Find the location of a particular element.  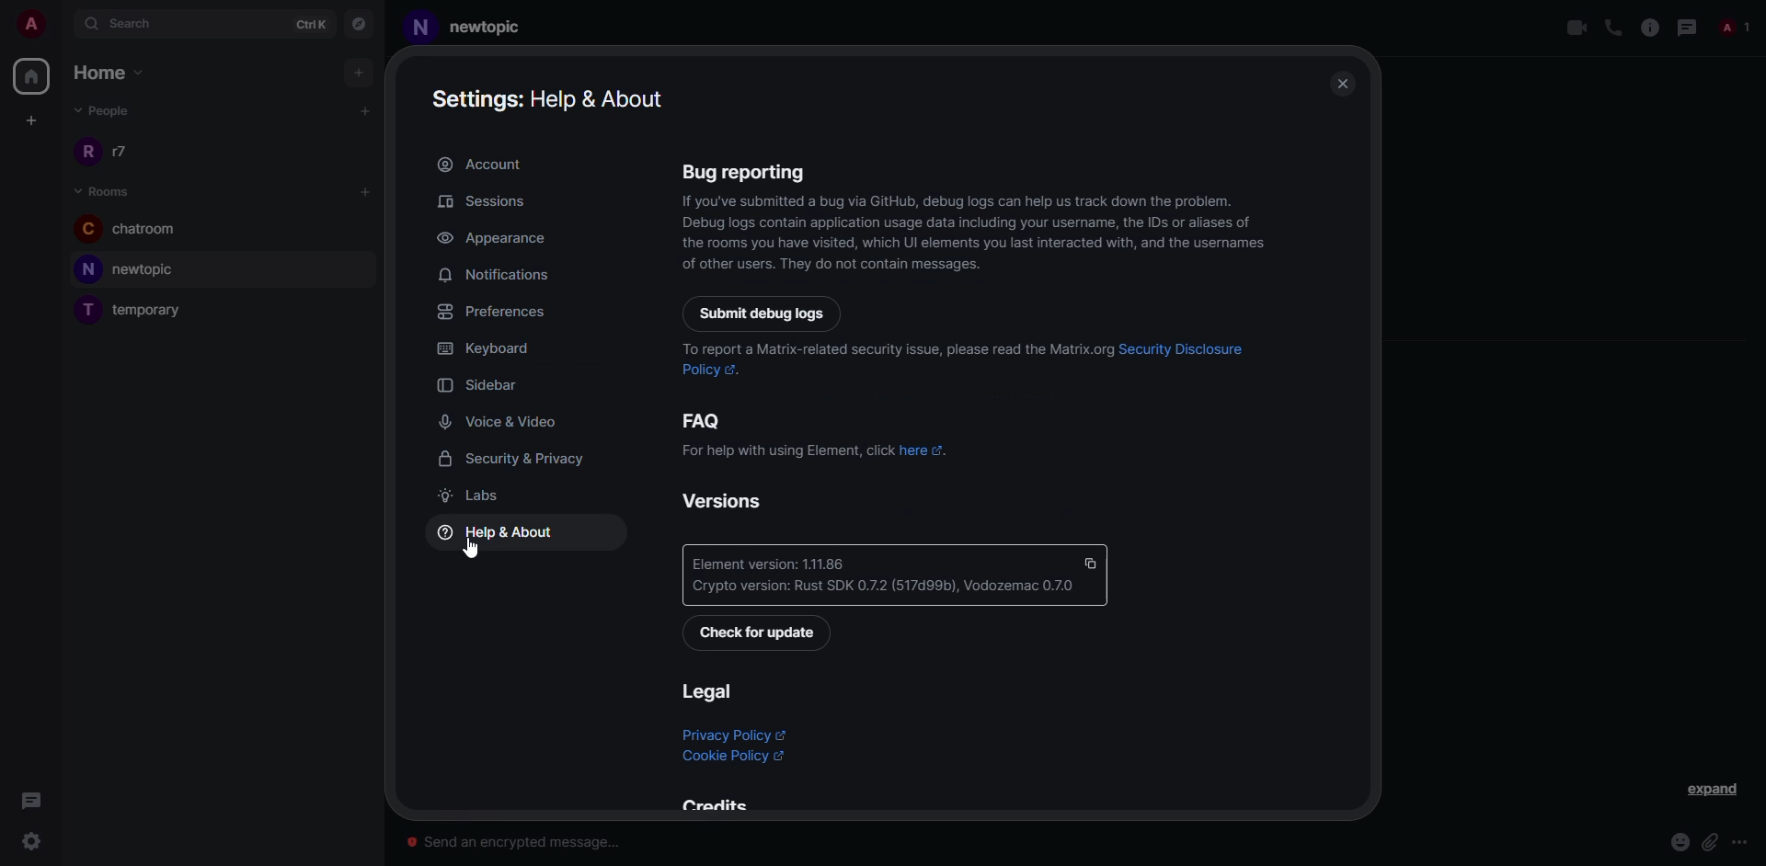

add is located at coordinates (362, 191).